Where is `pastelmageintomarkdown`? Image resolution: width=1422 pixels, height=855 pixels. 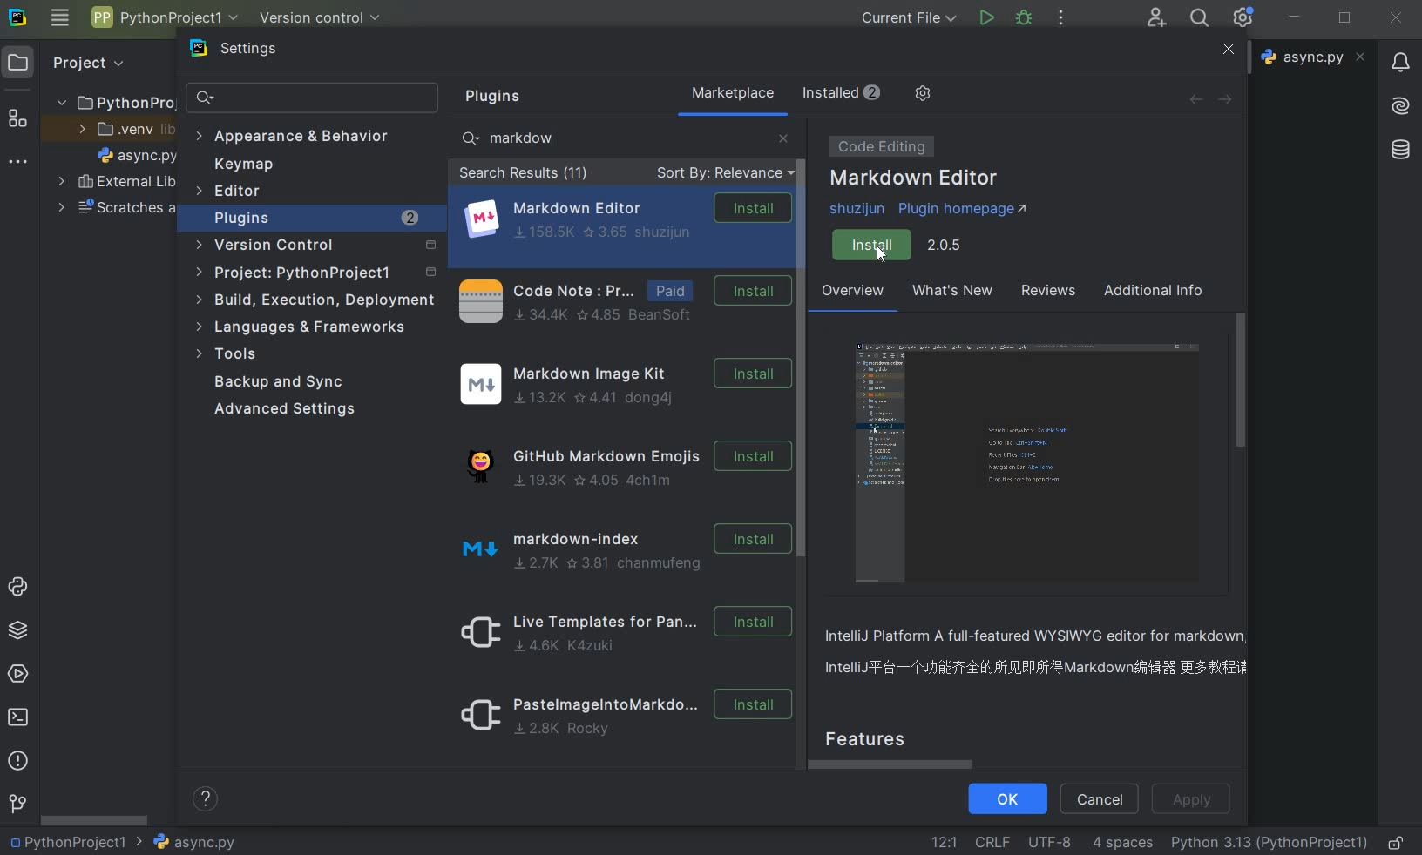
pastelmageintomarkdown is located at coordinates (620, 718).